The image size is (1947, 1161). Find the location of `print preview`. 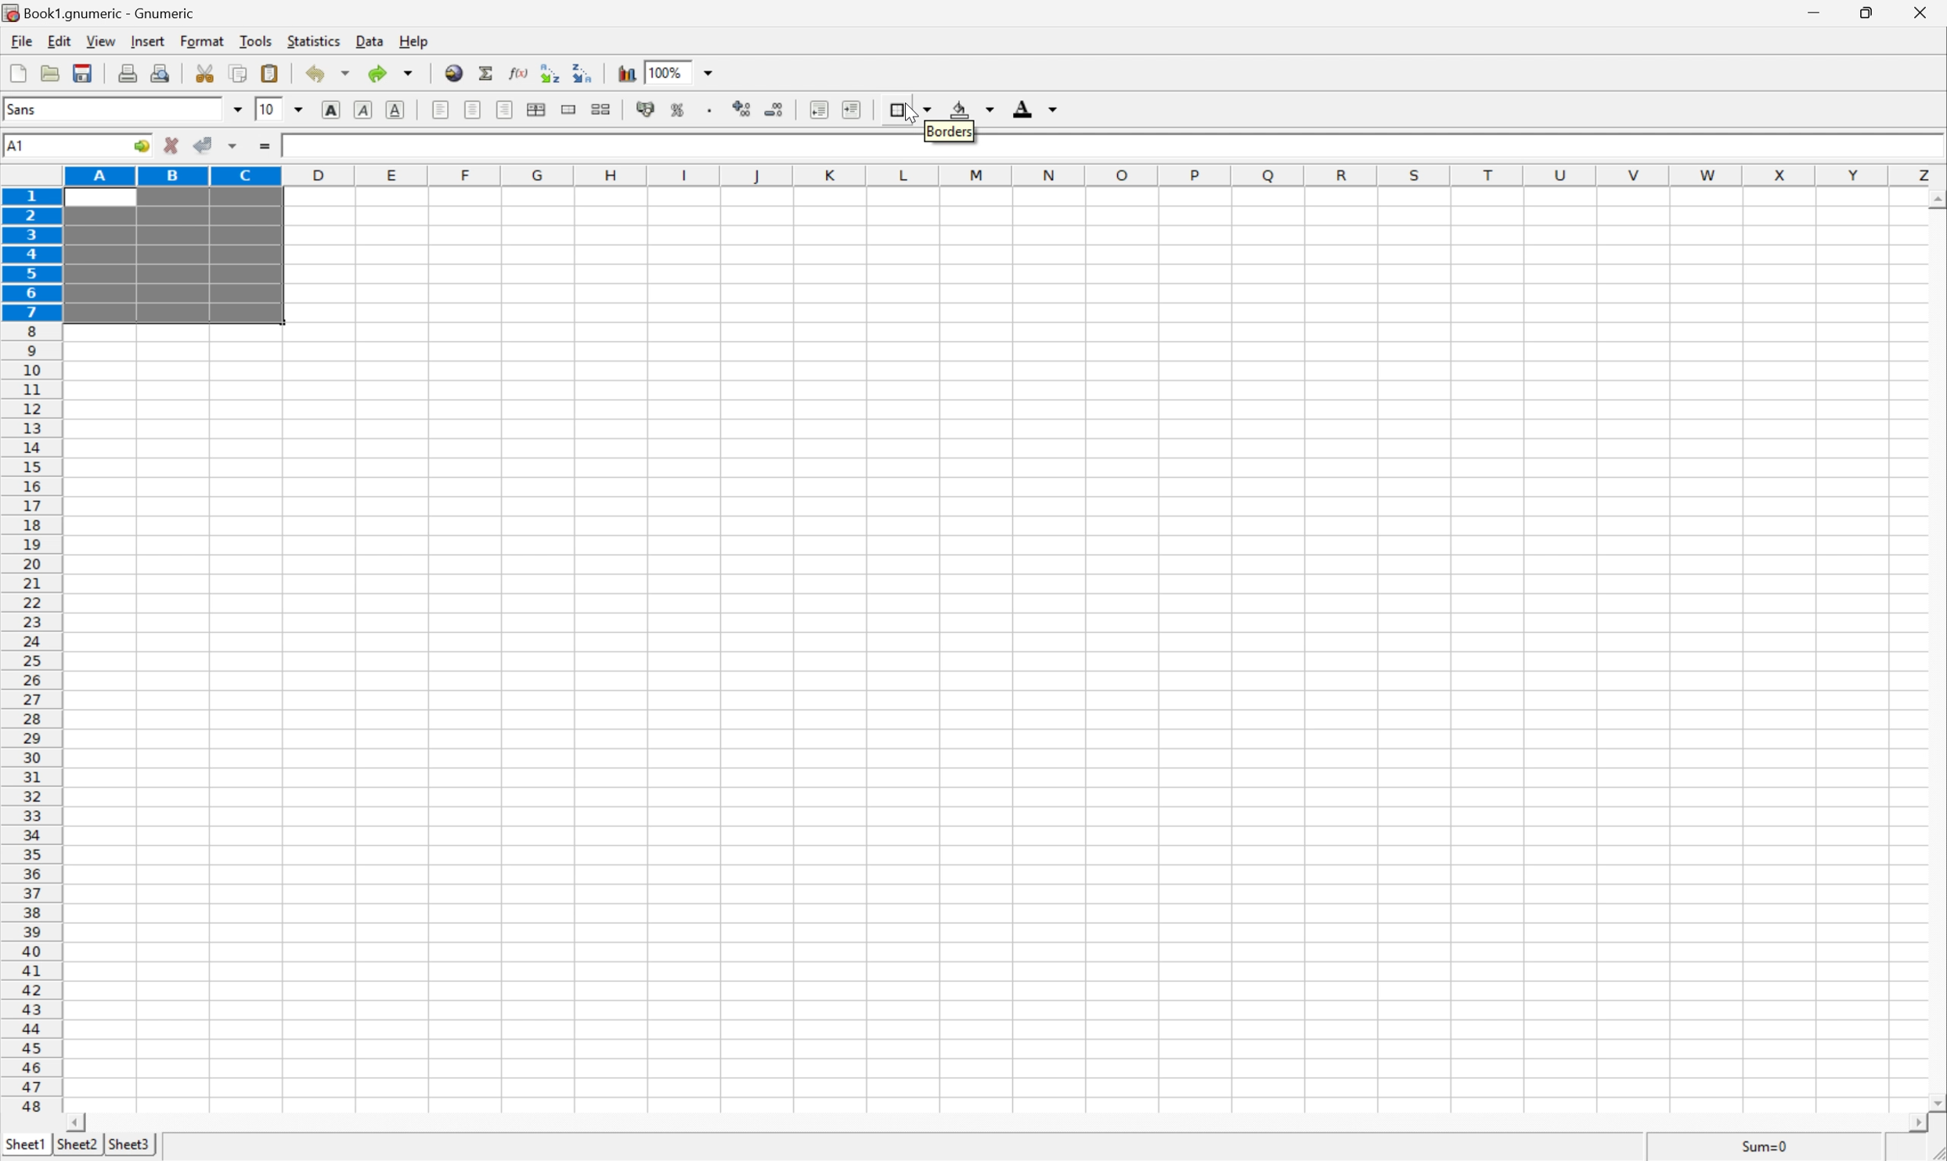

print preview is located at coordinates (160, 72).